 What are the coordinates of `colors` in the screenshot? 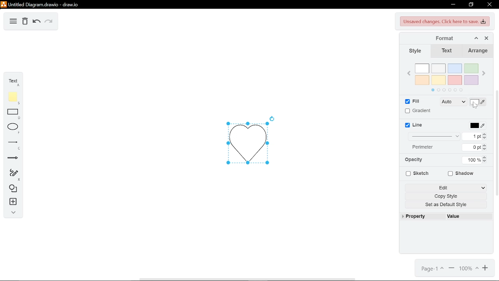 It's located at (447, 76).